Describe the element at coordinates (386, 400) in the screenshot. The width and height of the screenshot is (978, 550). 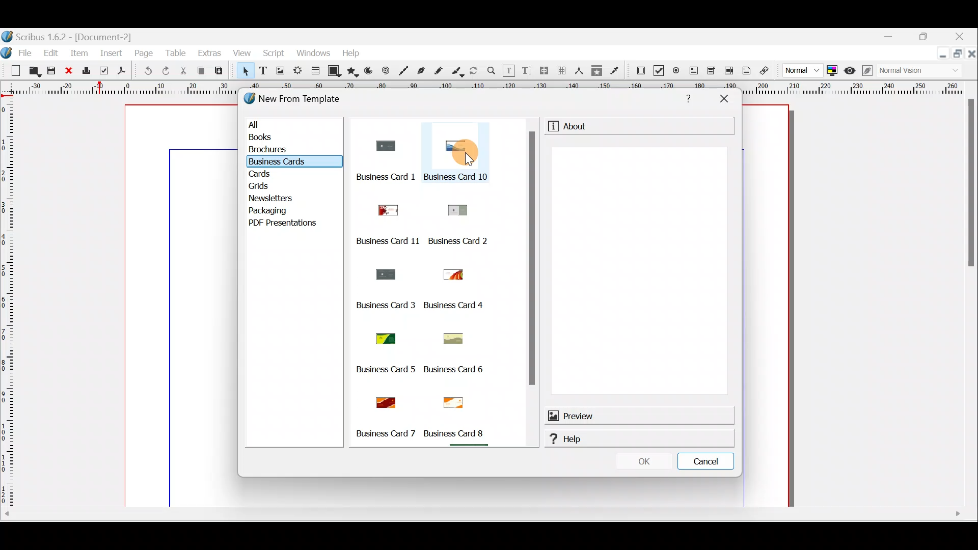
I see `Business card image` at that location.